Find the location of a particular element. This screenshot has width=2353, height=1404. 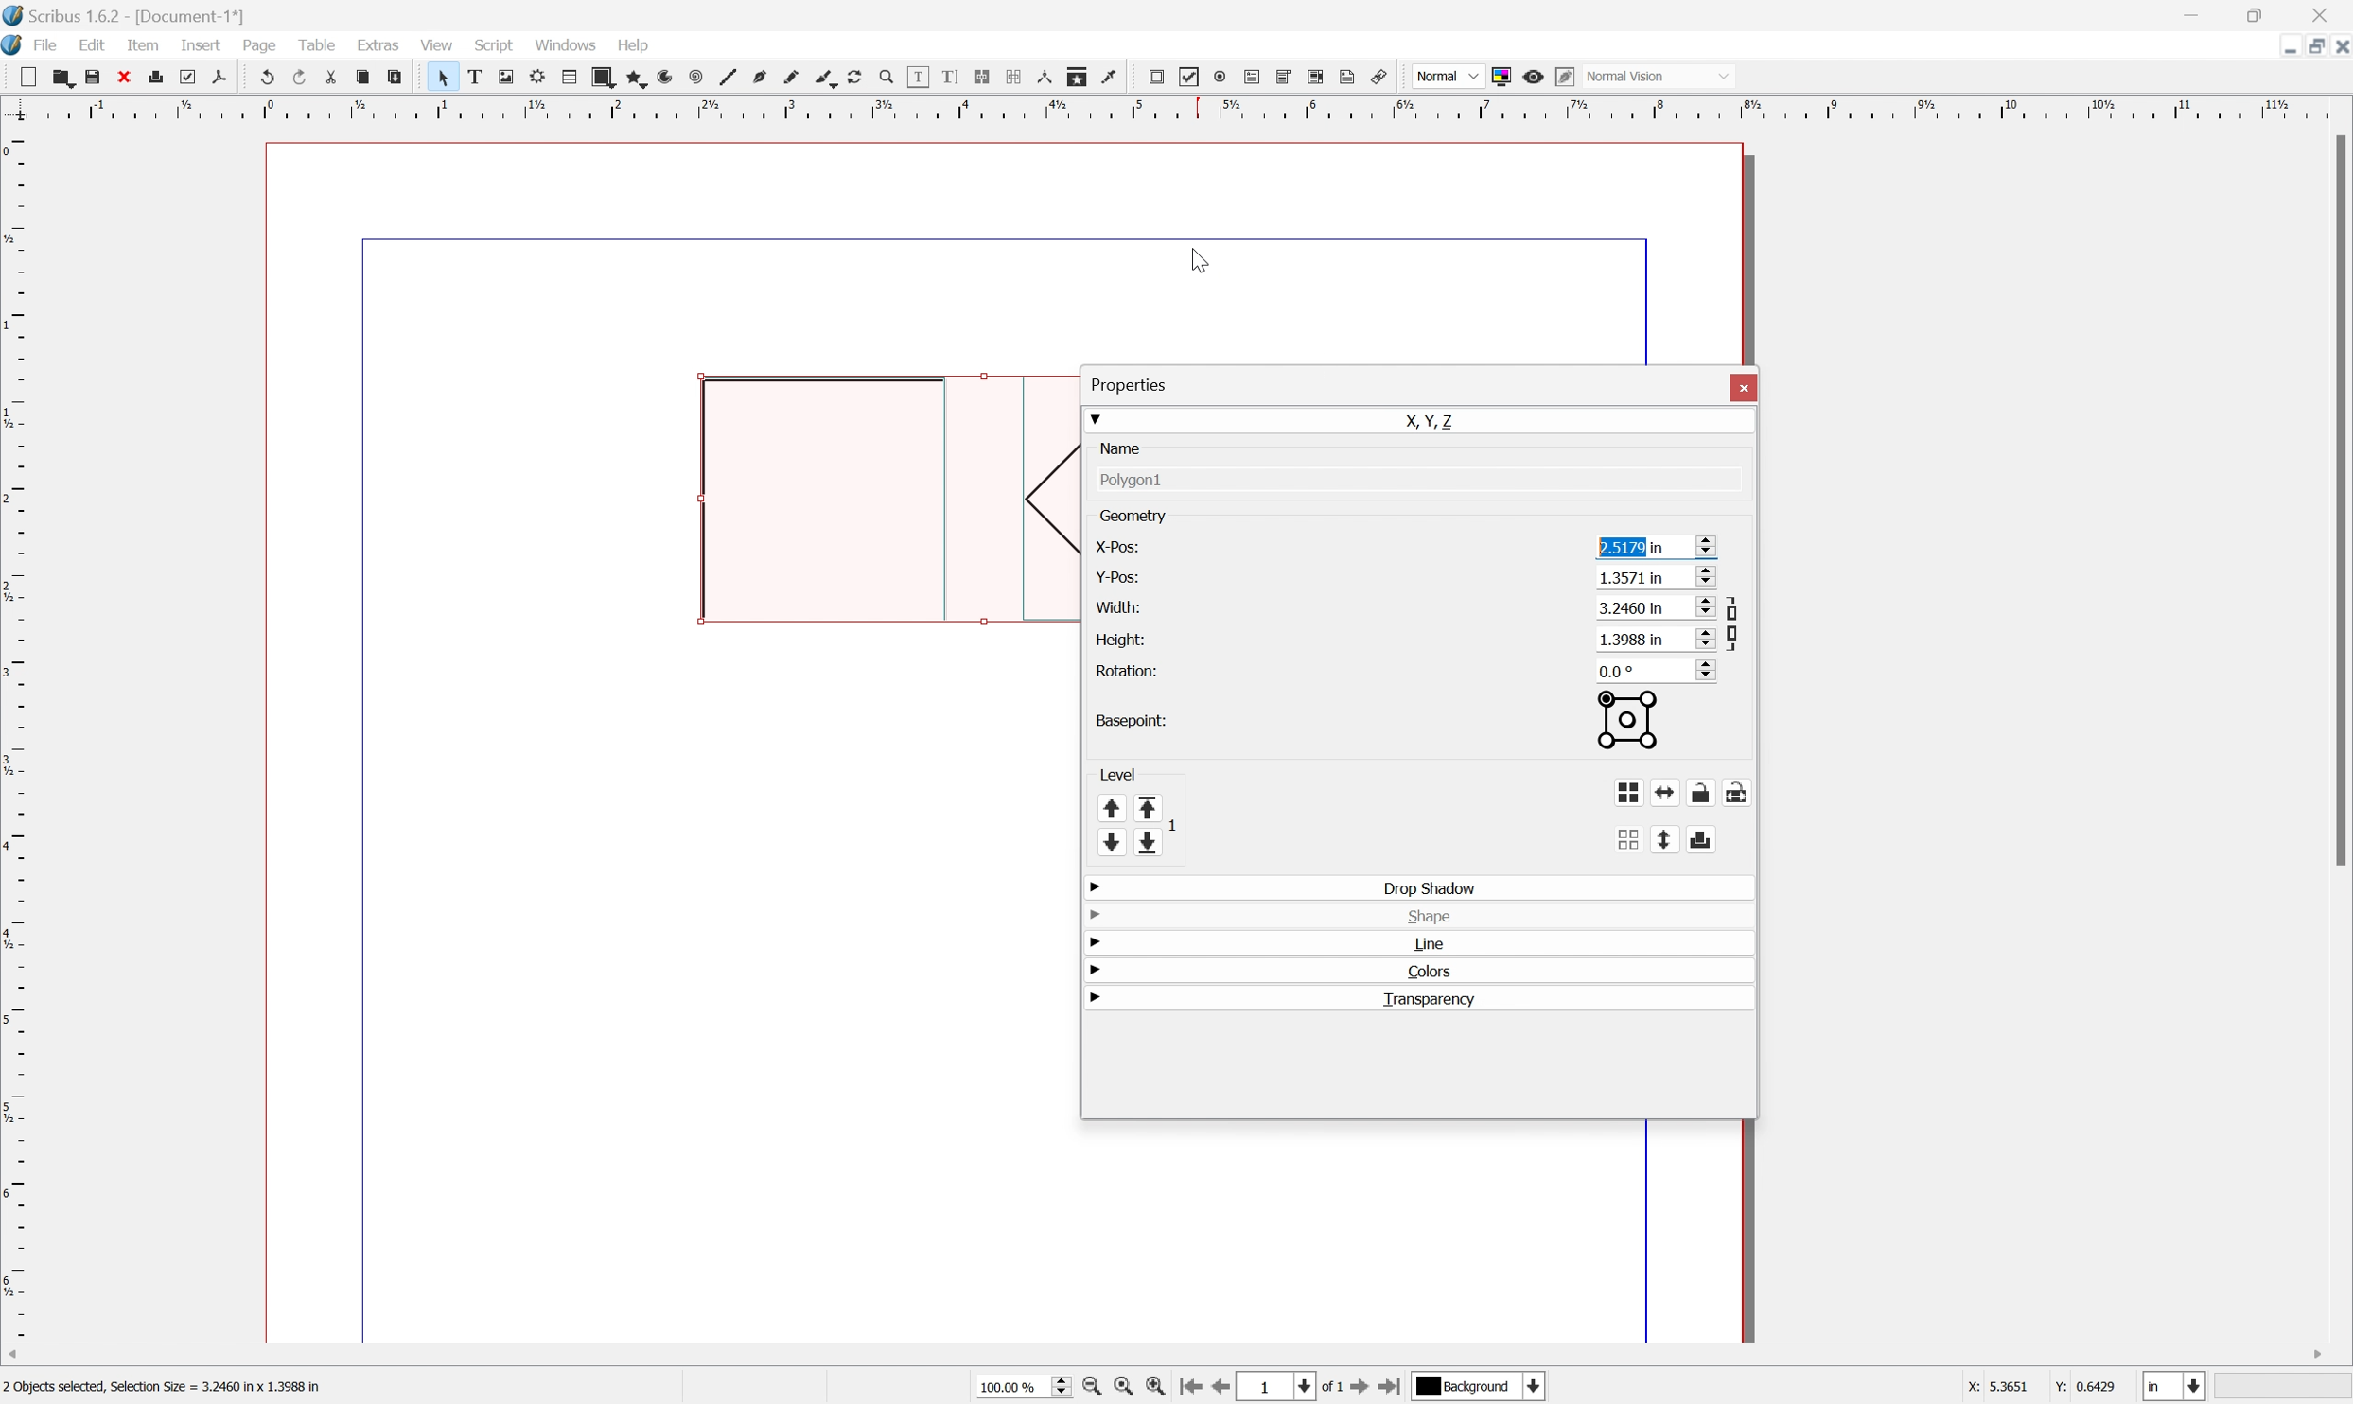

table is located at coordinates (566, 78).